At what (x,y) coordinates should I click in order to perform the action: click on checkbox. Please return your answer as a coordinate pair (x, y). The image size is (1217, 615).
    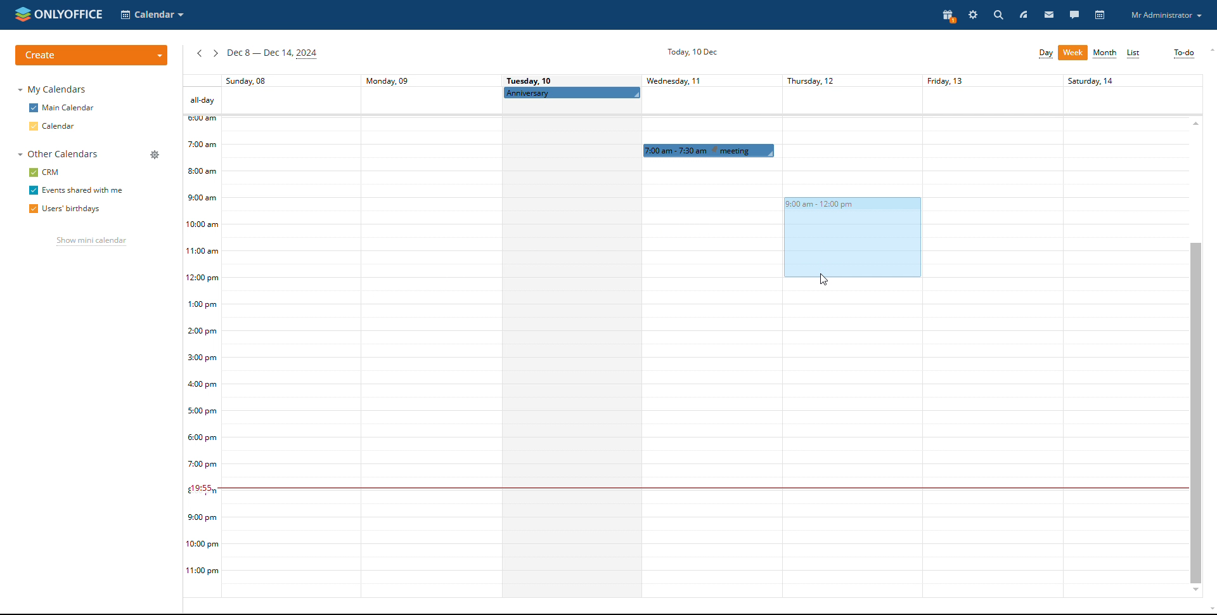
    Looking at the image, I should click on (32, 172).